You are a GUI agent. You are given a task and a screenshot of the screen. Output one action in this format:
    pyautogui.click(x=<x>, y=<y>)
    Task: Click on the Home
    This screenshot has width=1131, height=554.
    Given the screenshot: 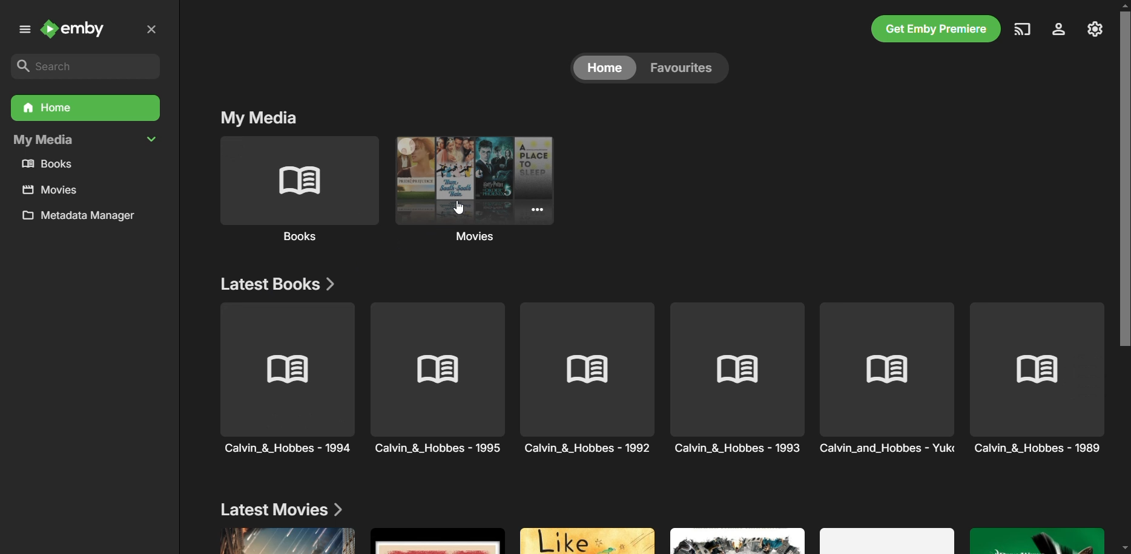 What is the action you would take?
    pyautogui.click(x=604, y=69)
    